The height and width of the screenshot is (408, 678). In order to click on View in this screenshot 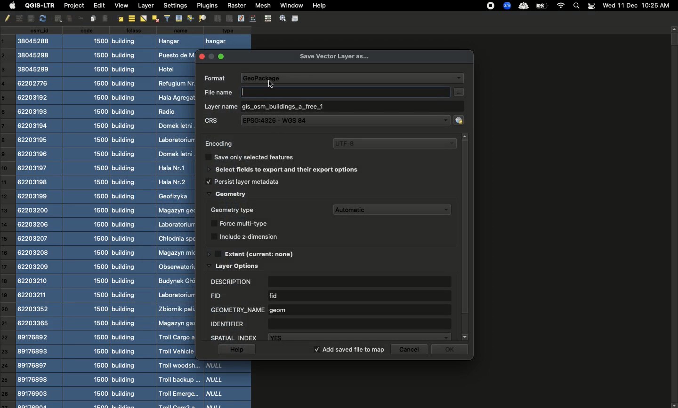, I will do `click(121, 6)`.